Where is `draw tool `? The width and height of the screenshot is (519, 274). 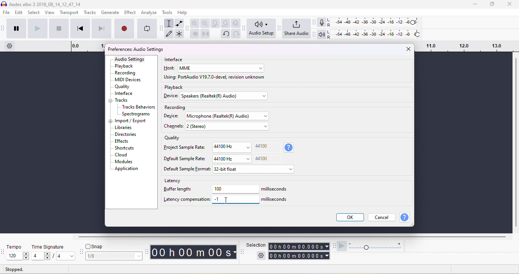
draw tool  is located at coordinates (169, 33).